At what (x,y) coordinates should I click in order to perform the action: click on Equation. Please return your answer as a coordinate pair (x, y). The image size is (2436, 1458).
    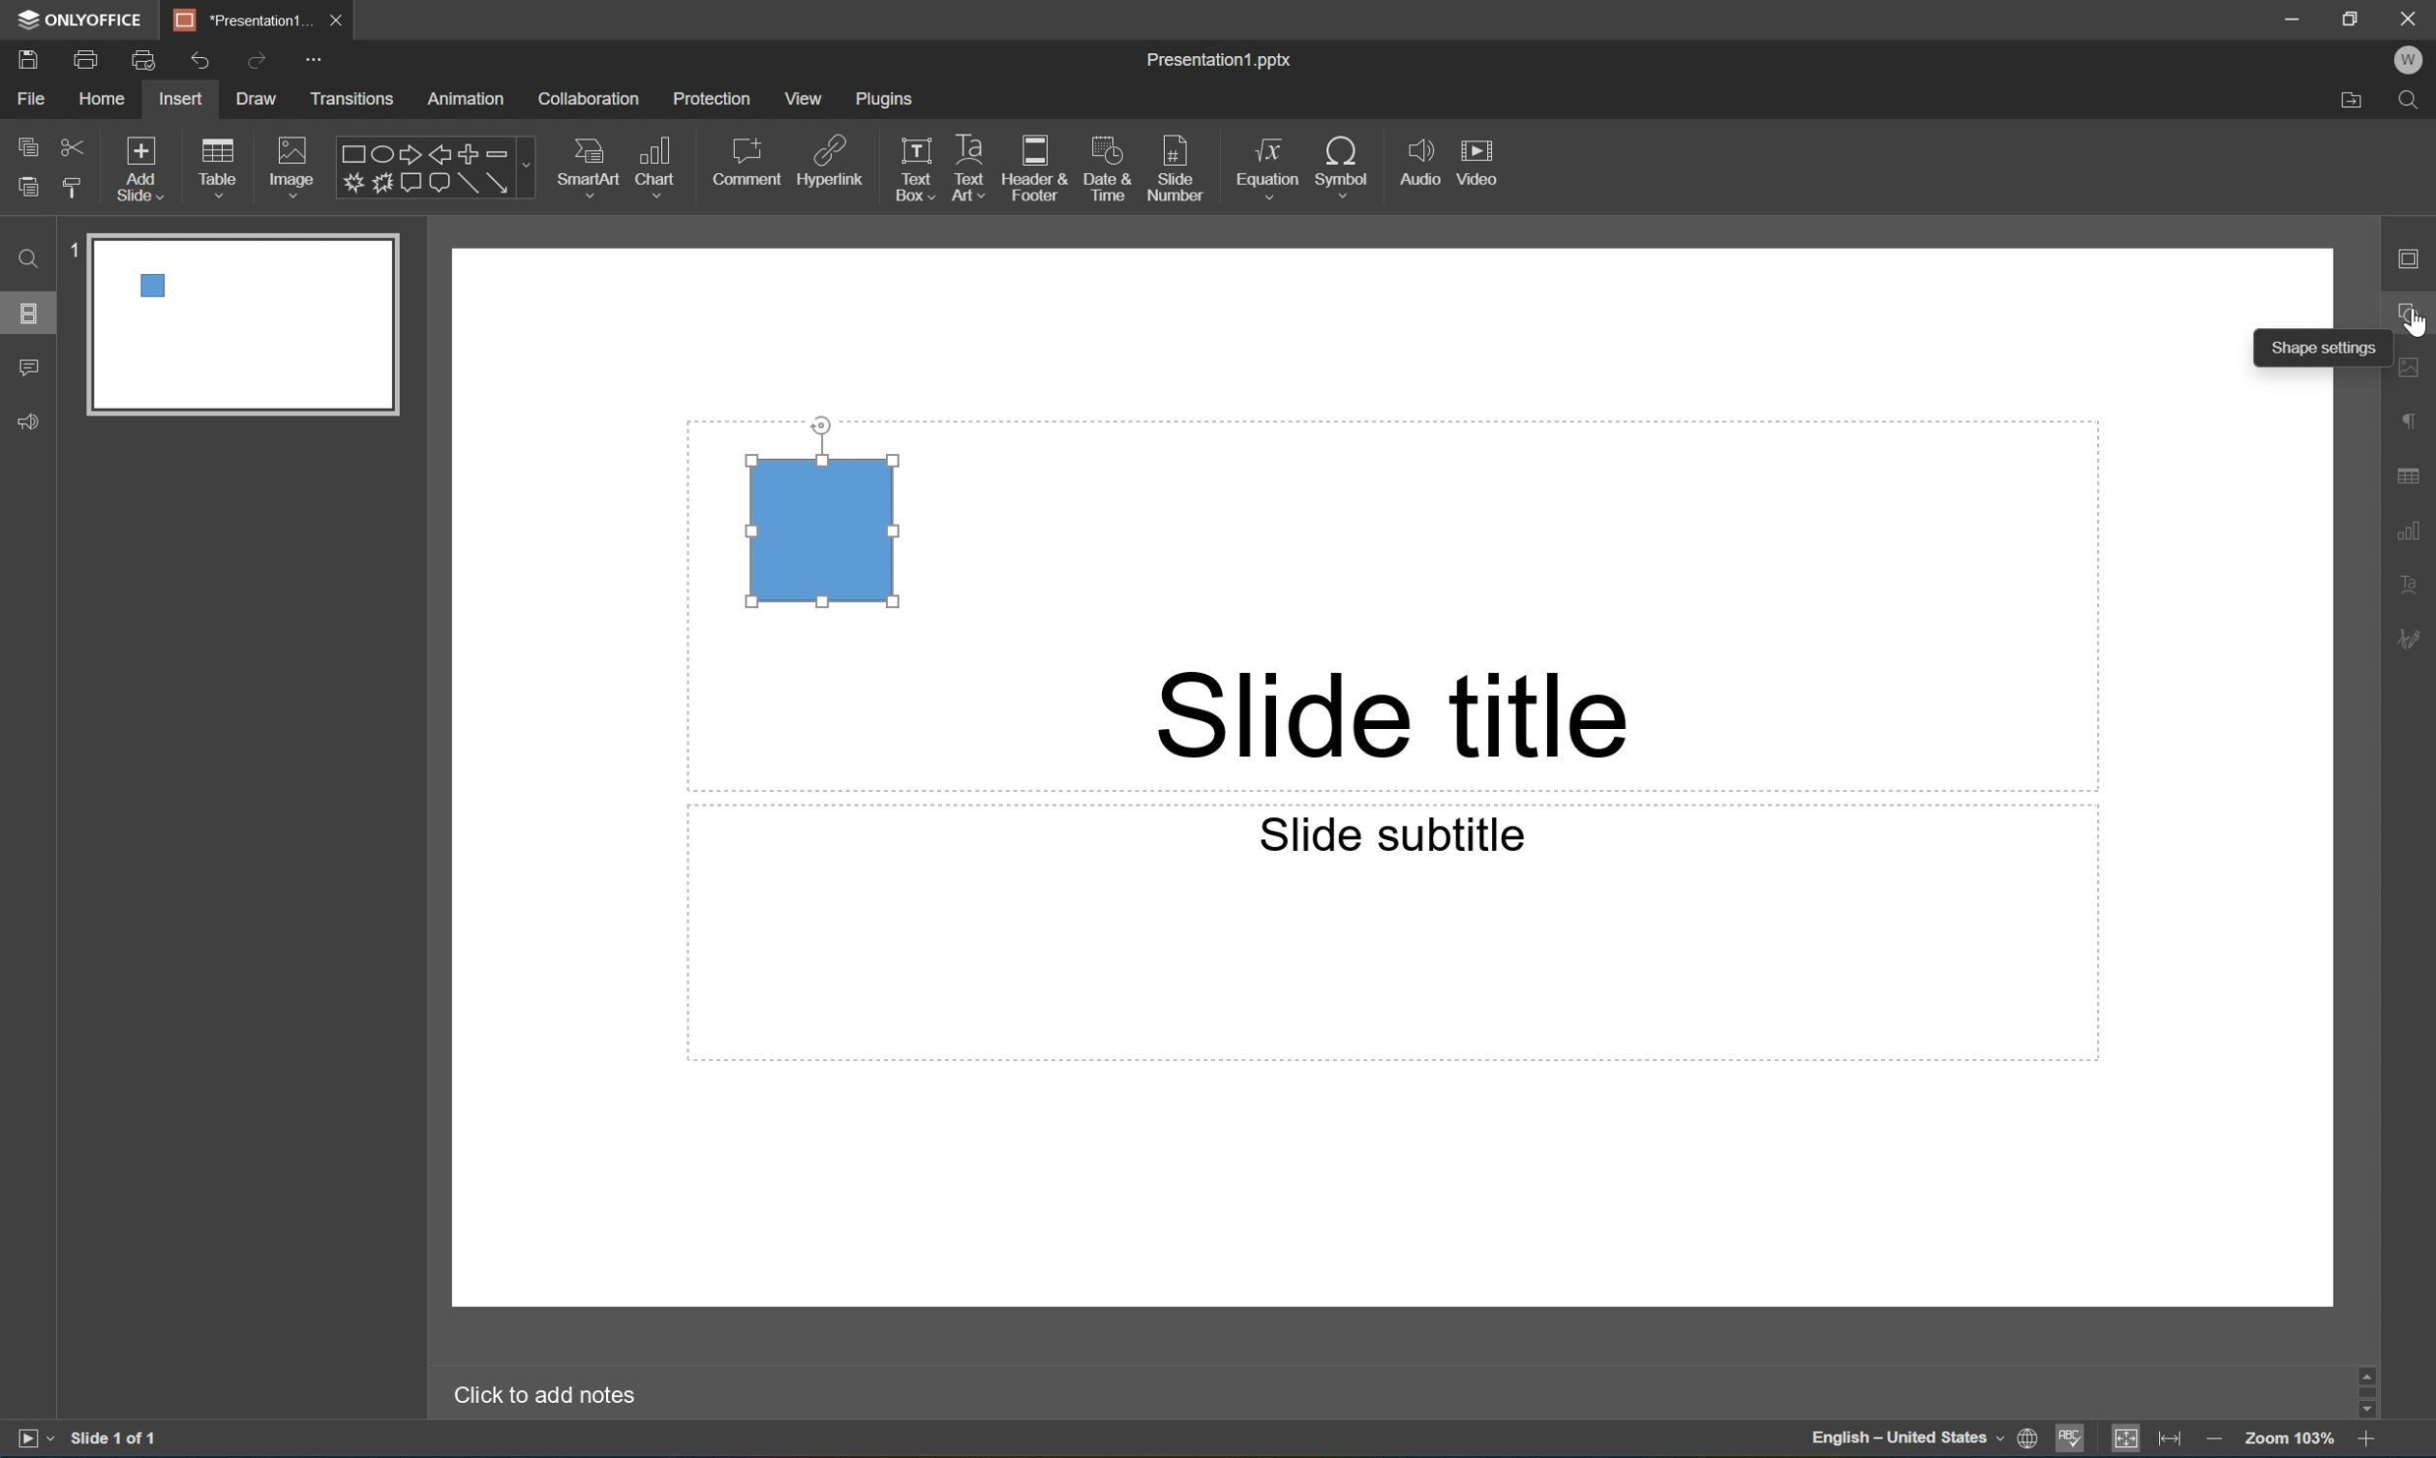
    Looking at the image, I should click on (1268, 161).